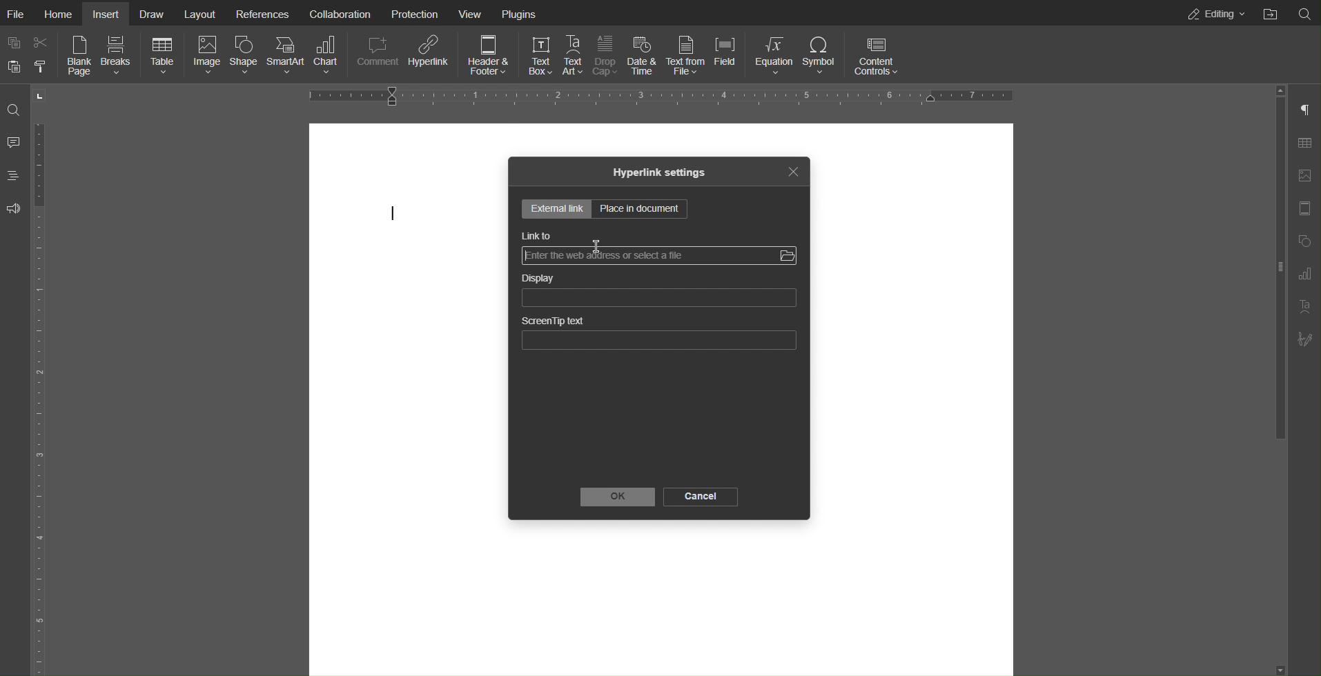  What do you see at coordinates (19, 14) in the screenshot?
I see `File` at bounding box center [19, 14].